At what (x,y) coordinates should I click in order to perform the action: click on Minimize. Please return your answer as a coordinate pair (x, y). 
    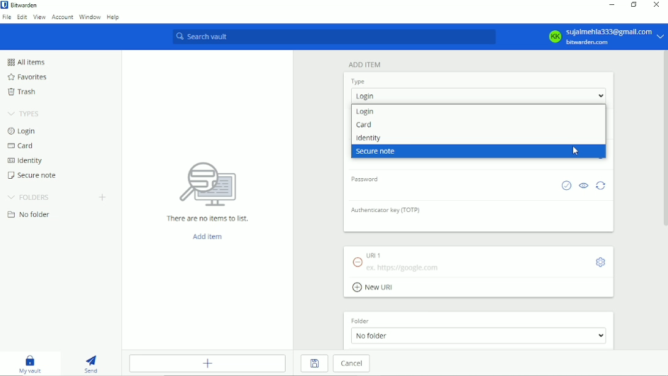
    Looking at the image, I should click on (610, 6).